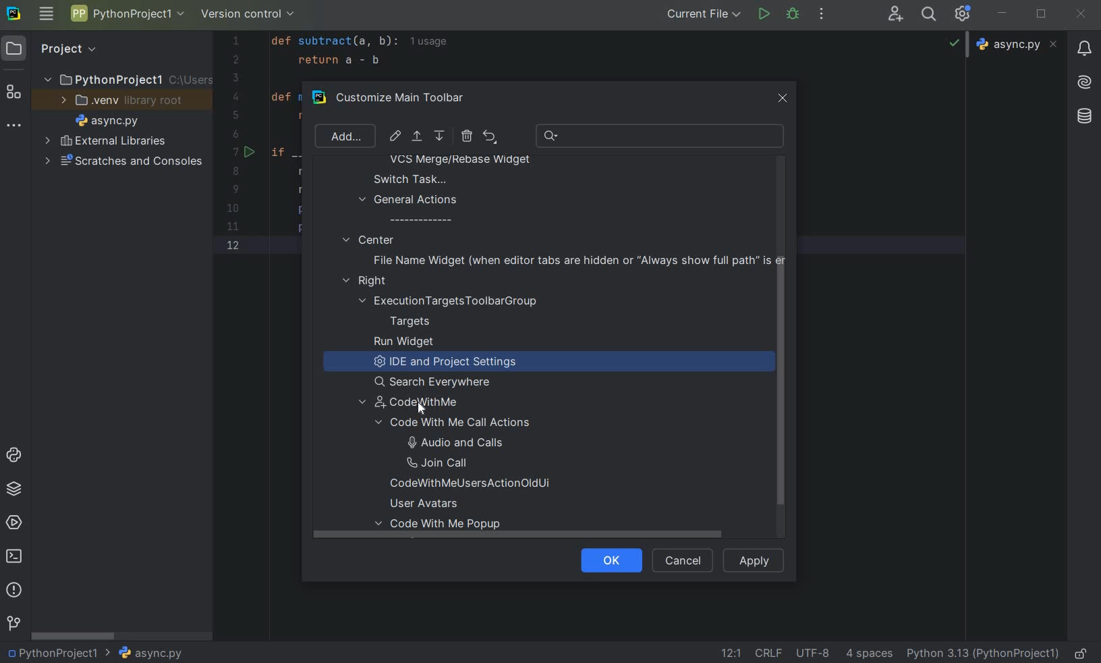 The image size is (1101, 663). Describe the element at coordinates (452, 442) in the screenshot. I see `audio and calls` at that location.